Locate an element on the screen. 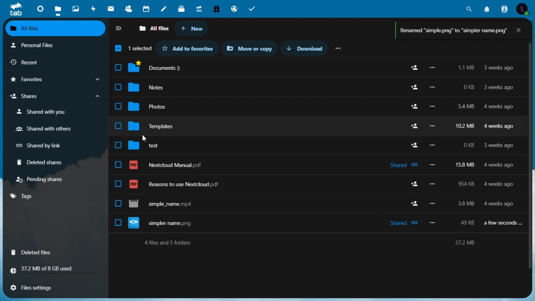 The height and width of the screenshot is (301, 535). Documents:) 1.1 MB 3 weeks ago is located at coordinates (318, 68).